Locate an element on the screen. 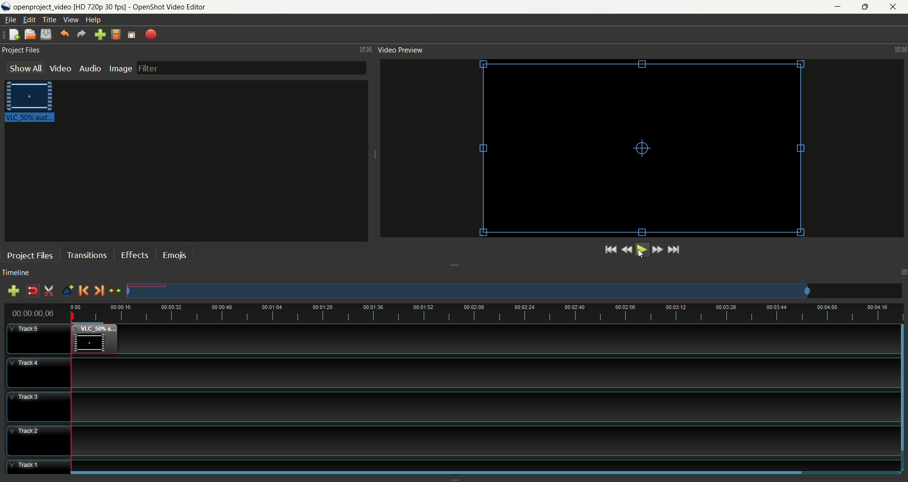 Image resolution: width=908 pixels, height=482 pixels. disable snapping is located at coordinates (33, 291).